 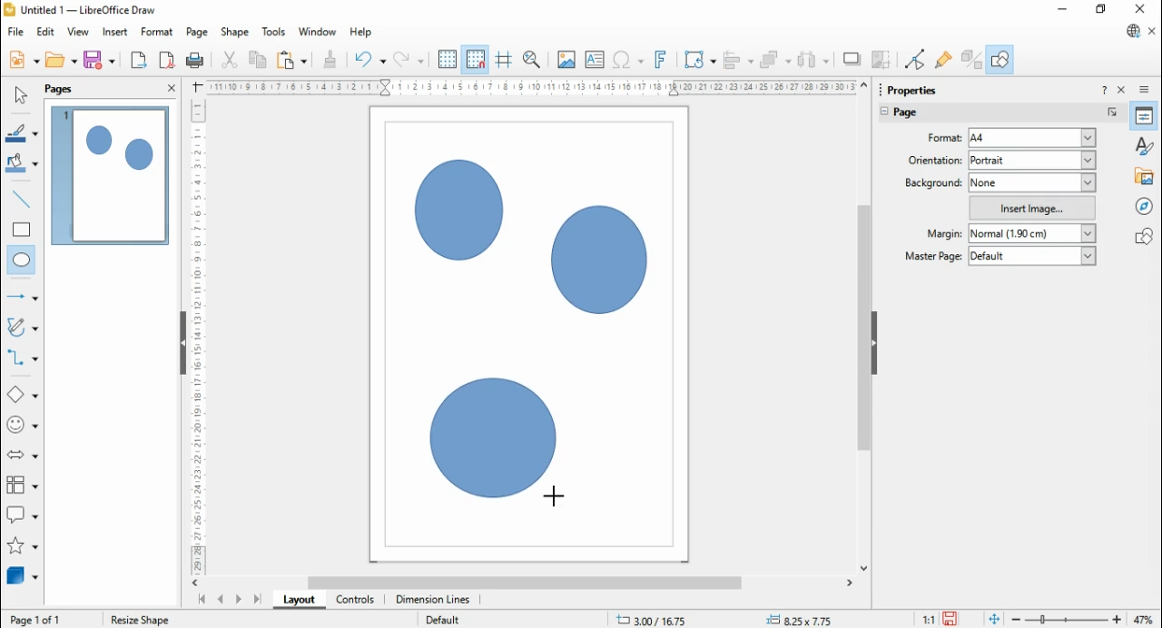 What do you see at coordinates (458, 211) in the screenshot?
I see `Circle shape` at bounding box center [458, 211].